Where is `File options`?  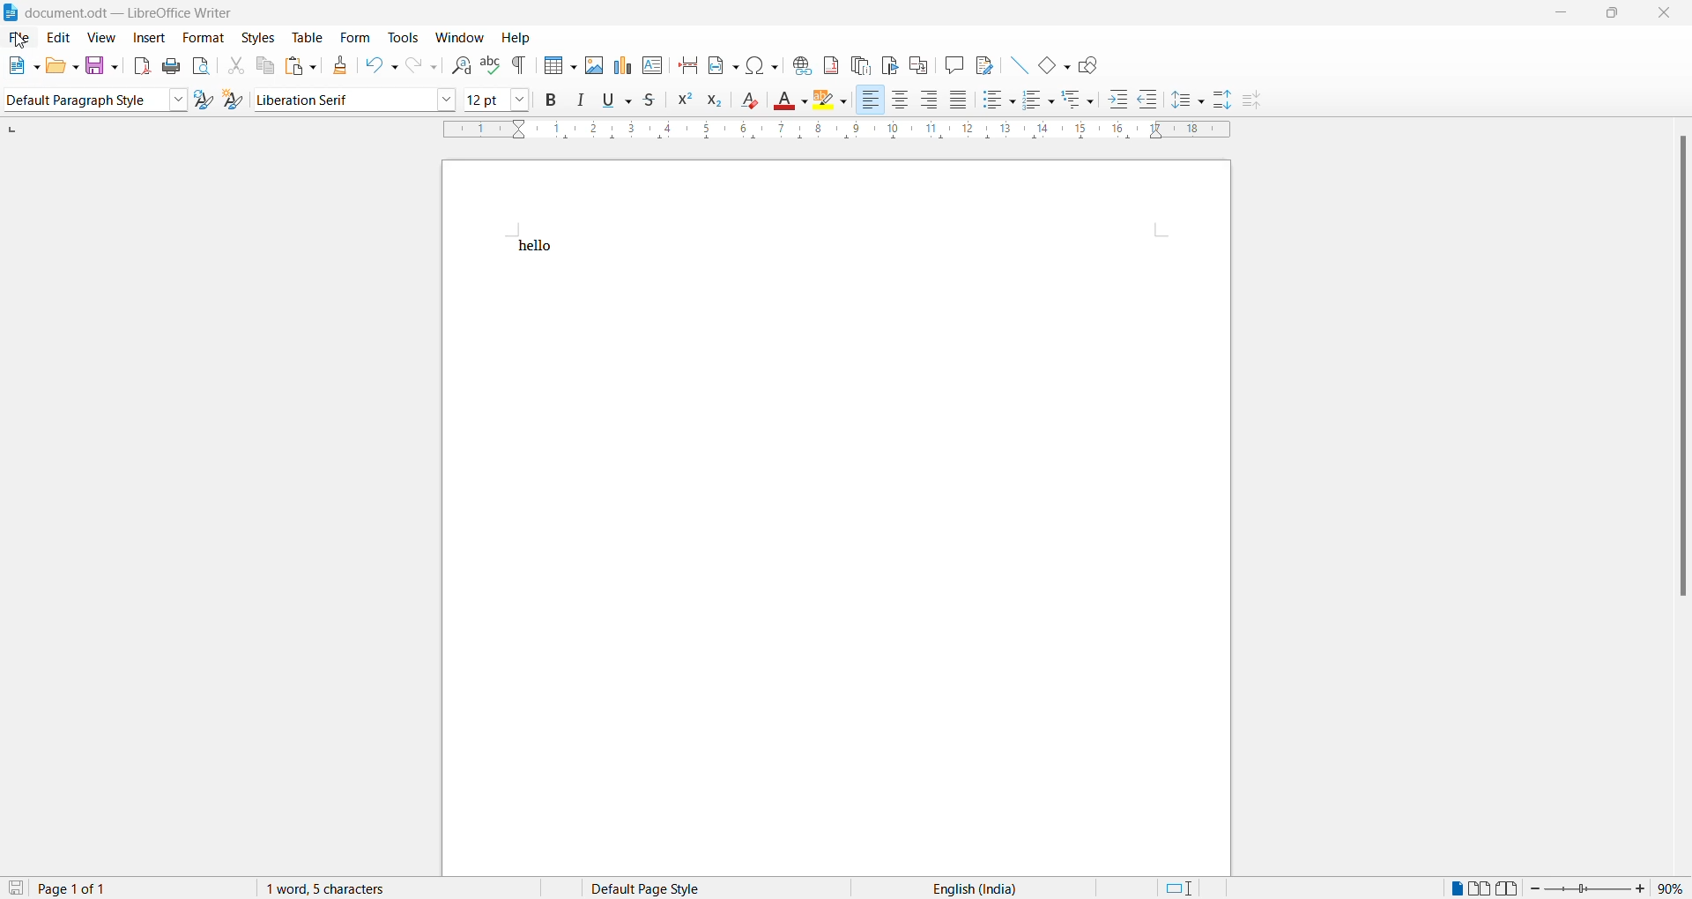
File options is located at coordinates (22, 65).